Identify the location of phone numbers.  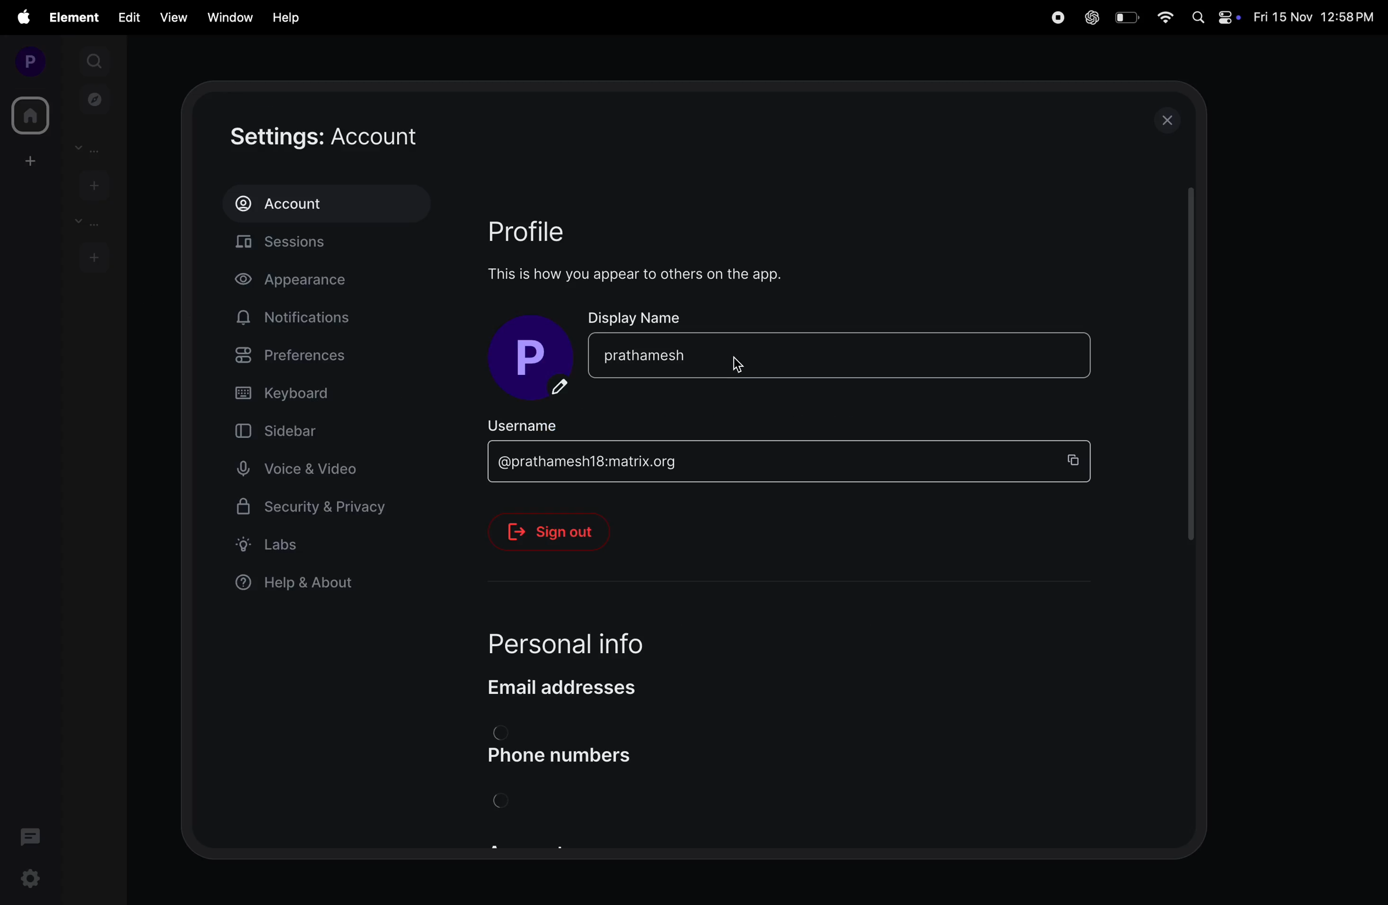
(572, 756).